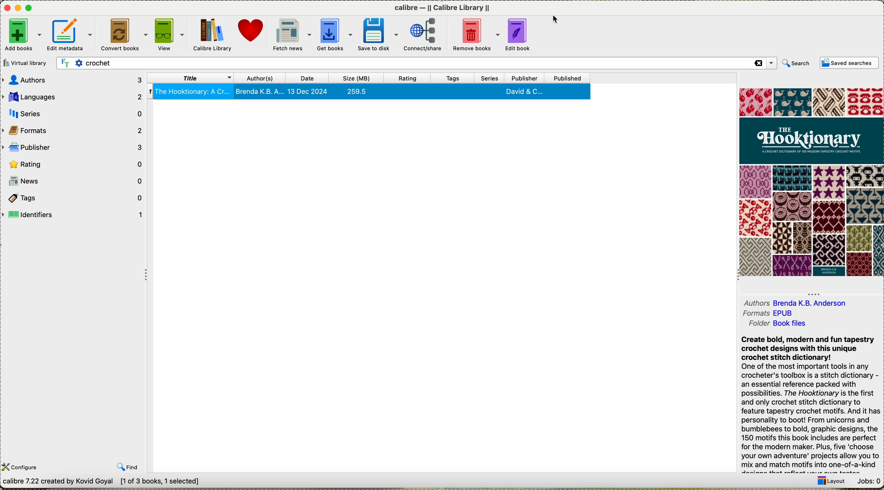 This screenshot has width=884, height=490. Describe the element at coordinates (791, 324) in the screenshot. I see `Book File` at that location.